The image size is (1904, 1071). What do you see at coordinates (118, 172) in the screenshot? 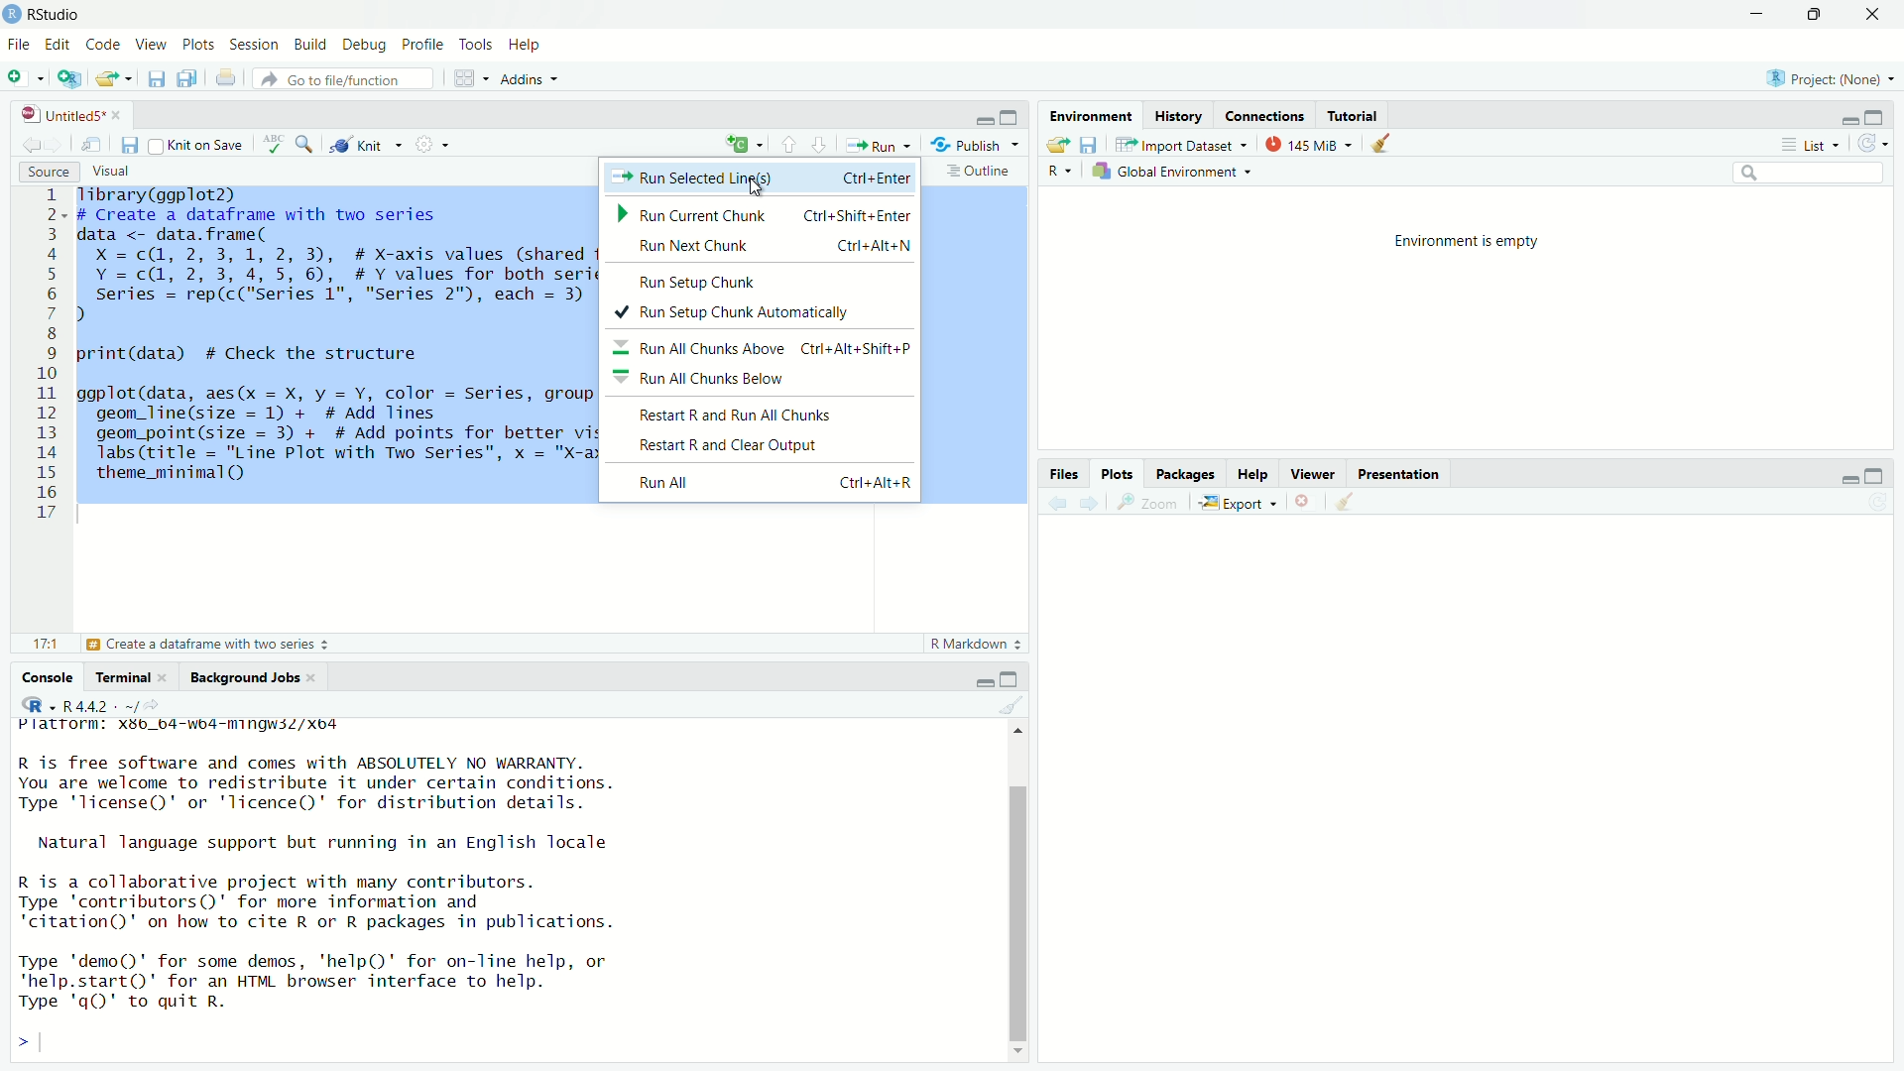
I see `Visual` at bounding box center [118, 172].